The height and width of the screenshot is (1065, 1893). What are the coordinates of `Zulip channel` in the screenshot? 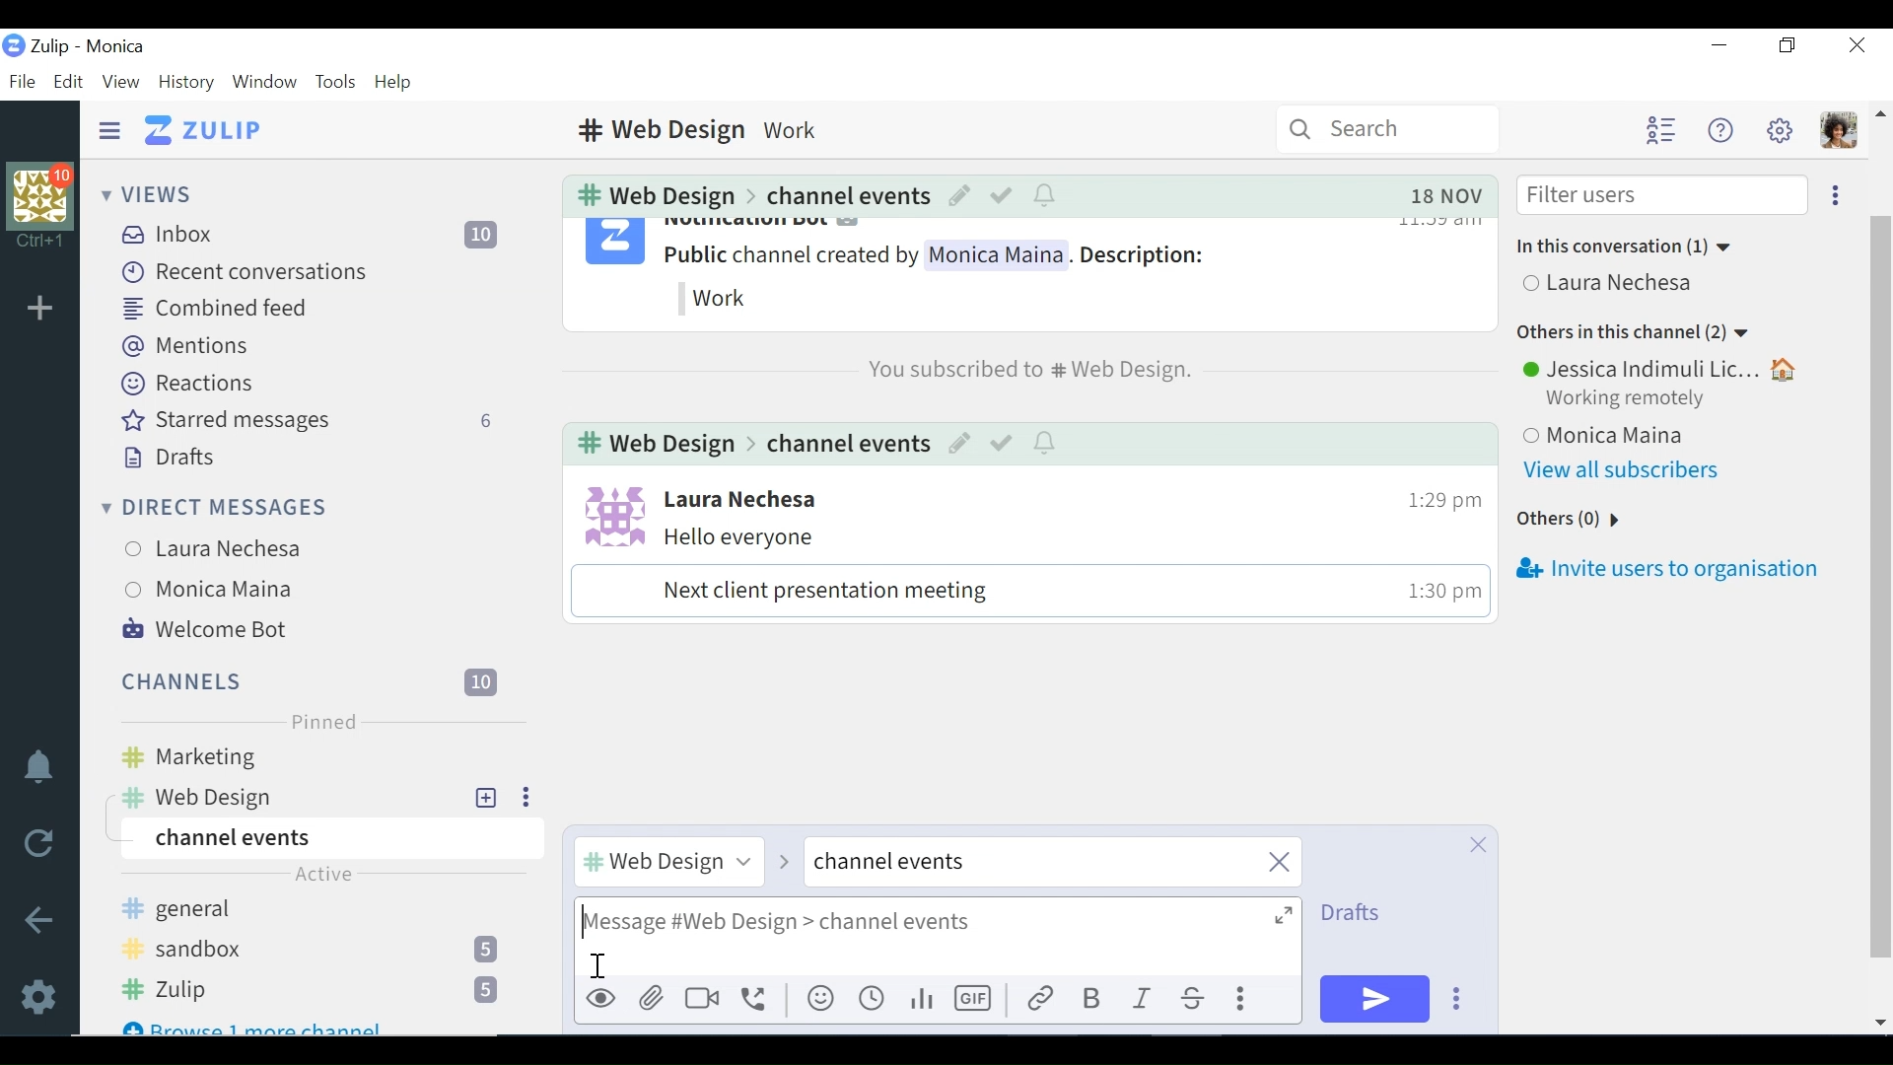 It's located at (322, 991).